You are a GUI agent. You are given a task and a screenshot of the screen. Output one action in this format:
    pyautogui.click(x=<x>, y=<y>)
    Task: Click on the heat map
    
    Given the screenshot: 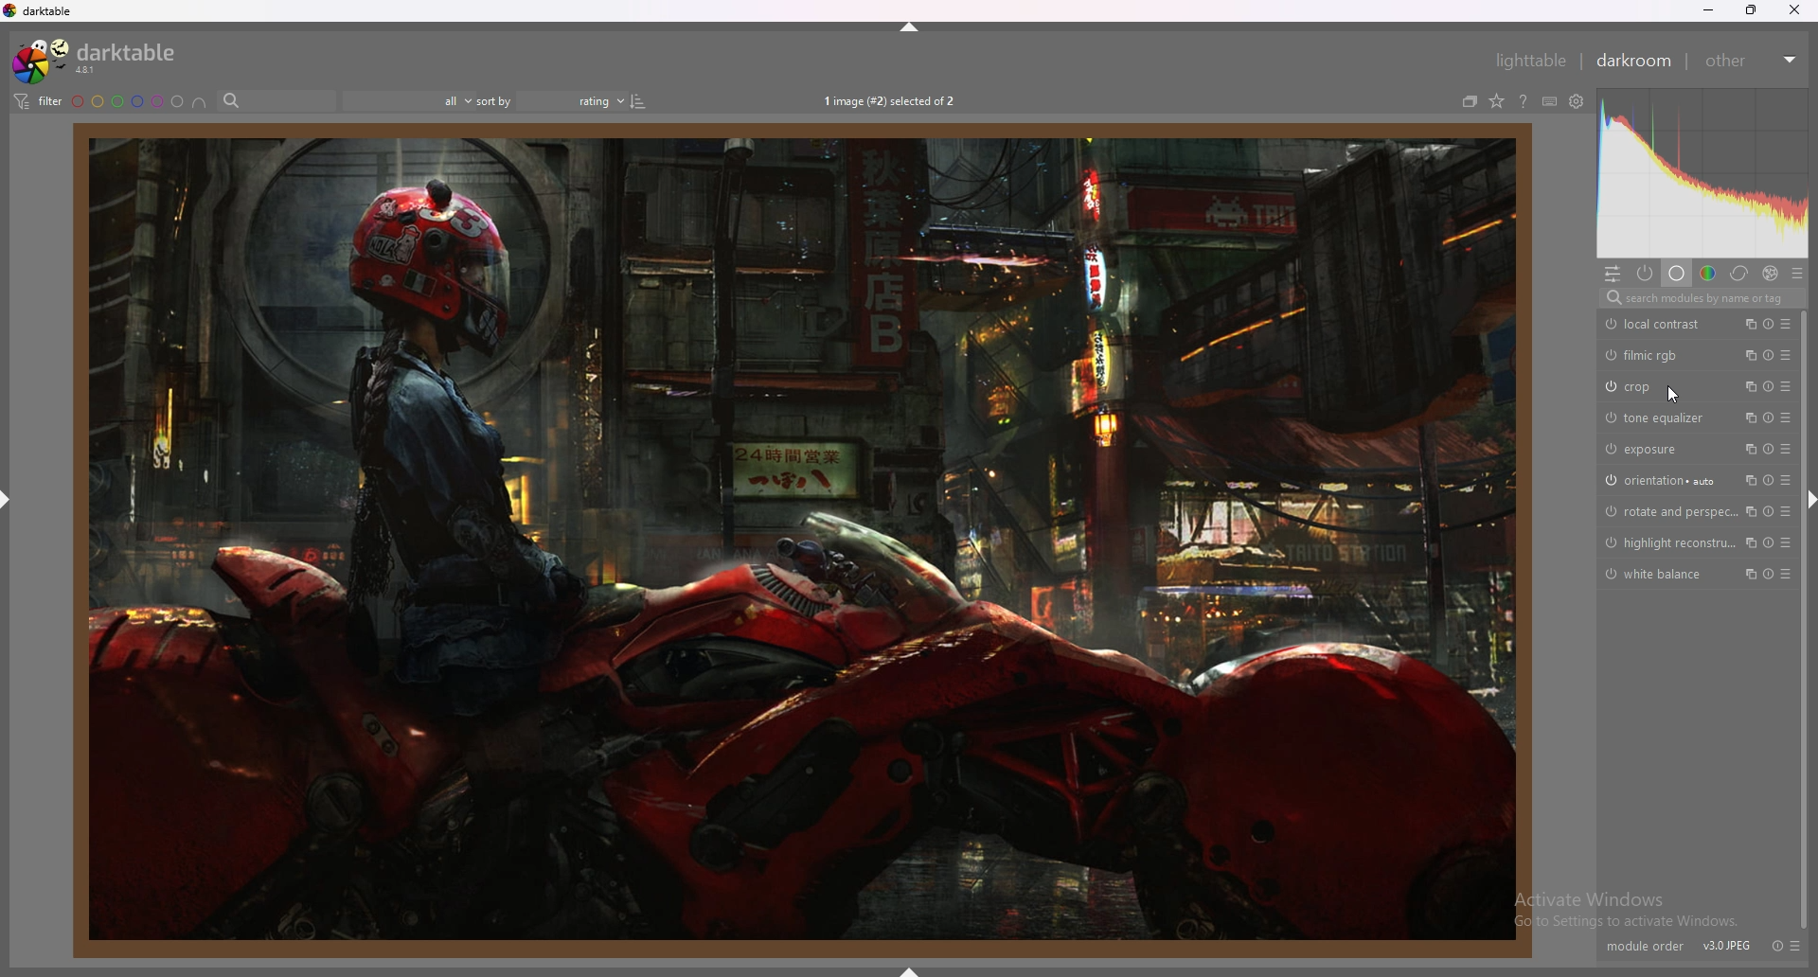 What is the action you would take?
    pyautogui.click(x=1702, y=172)
    